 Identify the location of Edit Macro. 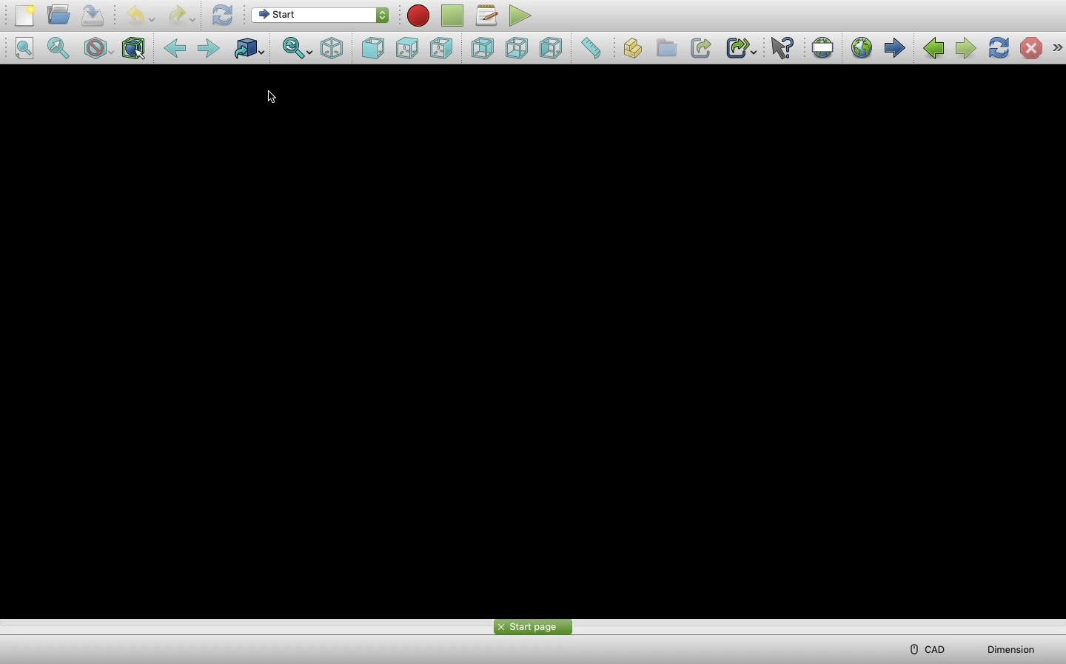
(488, 16).